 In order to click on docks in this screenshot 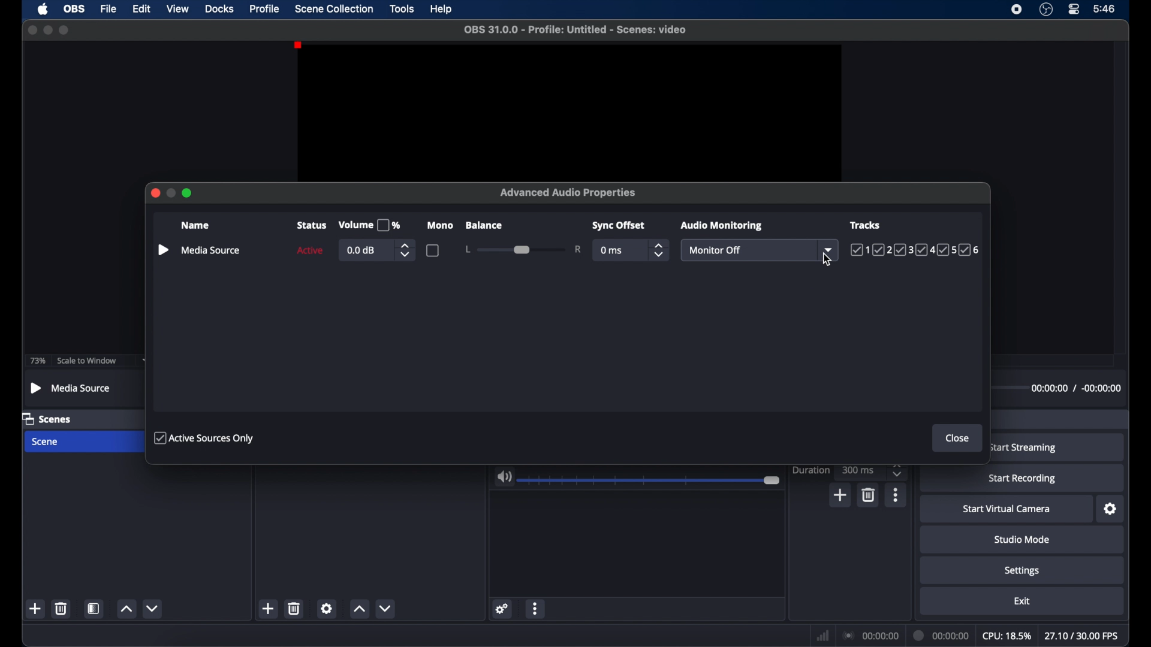, I will do `click(220, 8)`.